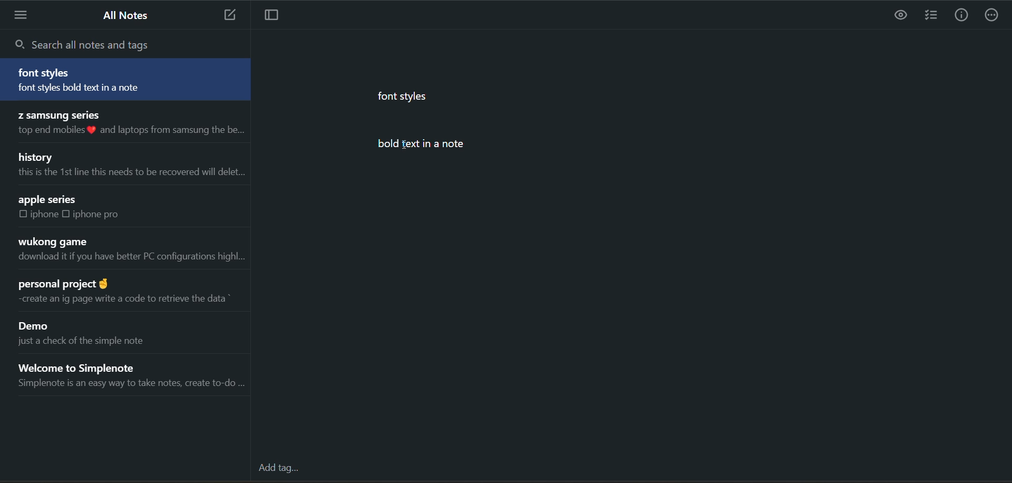 The image size is (1012, 483). Describe the element at coordinates (405, 95) in the screenshot. I see `font styles.` at that location.